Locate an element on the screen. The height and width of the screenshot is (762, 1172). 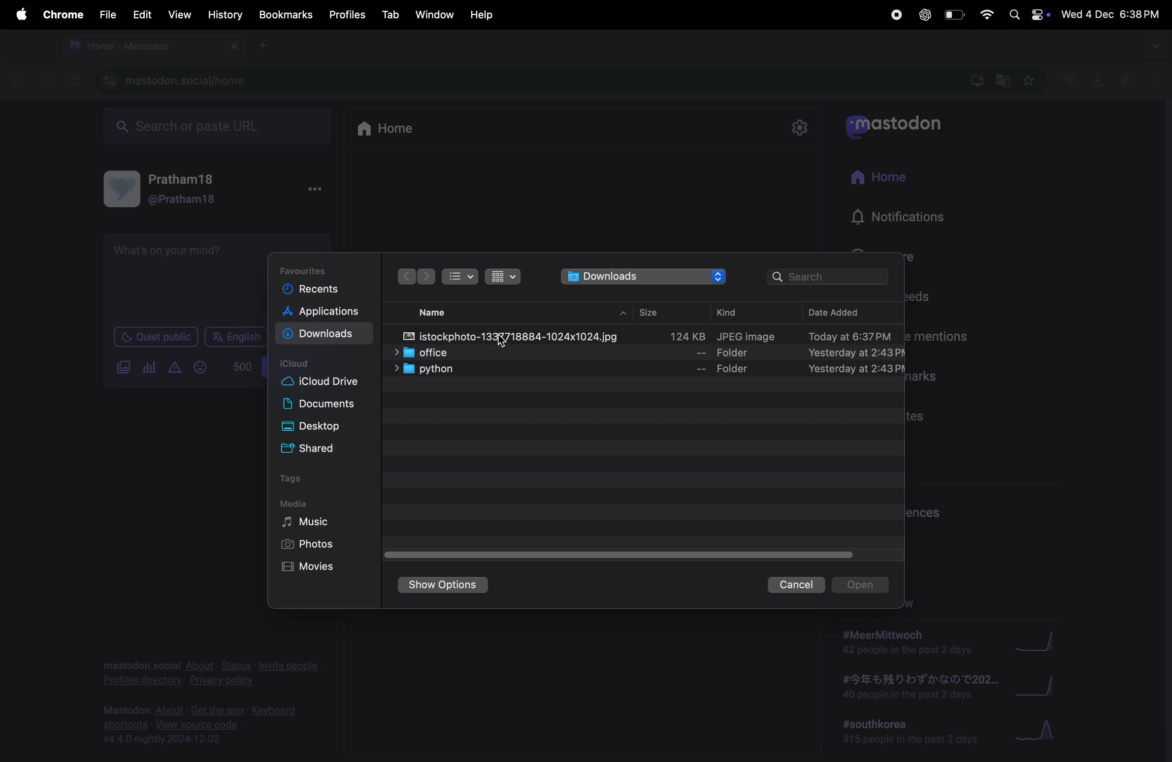
help is located at coordinates (483, 12).